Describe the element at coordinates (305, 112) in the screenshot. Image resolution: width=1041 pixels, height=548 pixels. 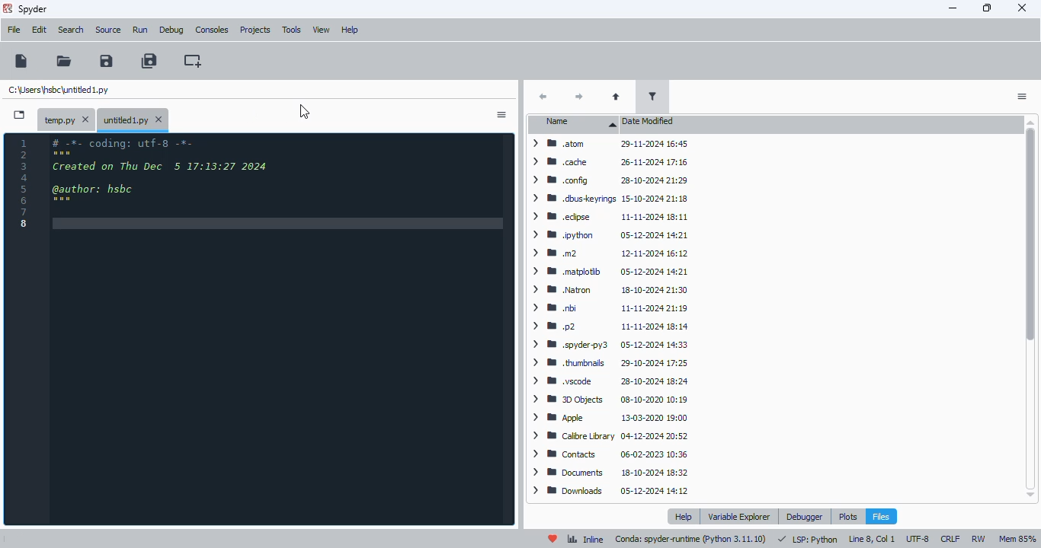
I see `cursor` at that location.